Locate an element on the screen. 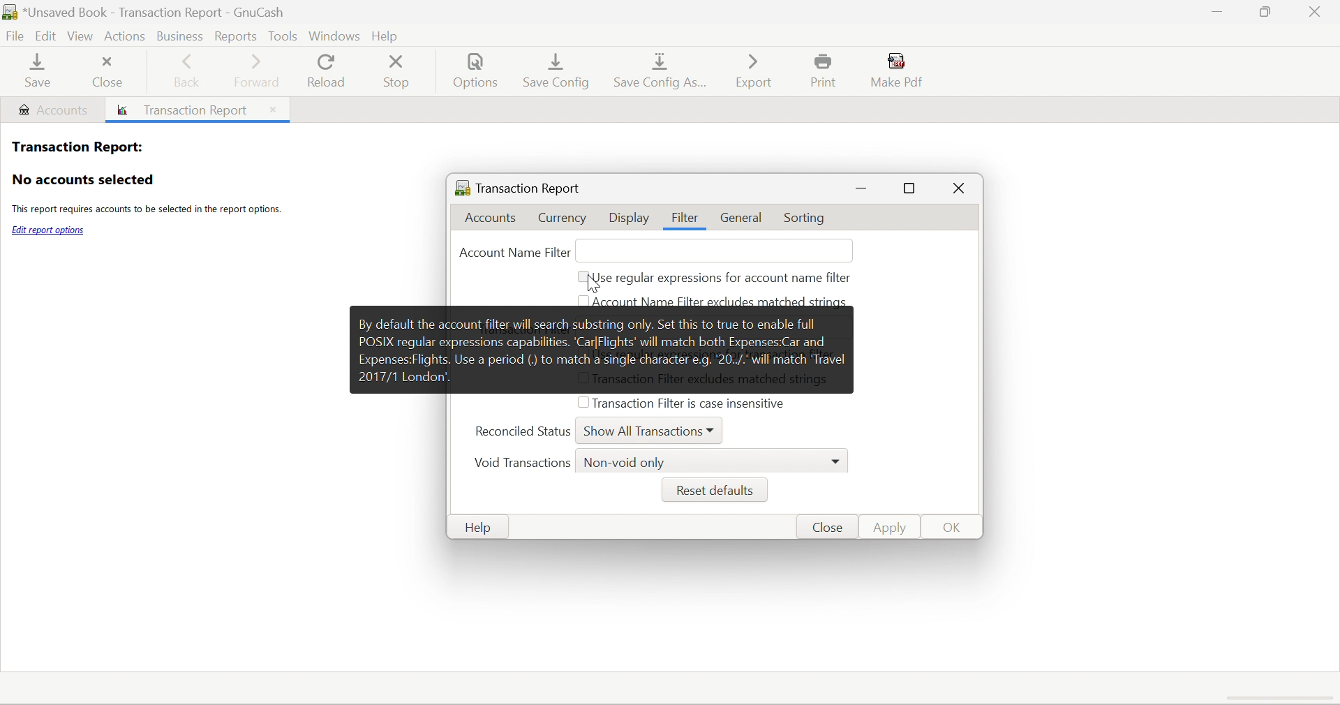  Currency is located at coordinates (564, 218).